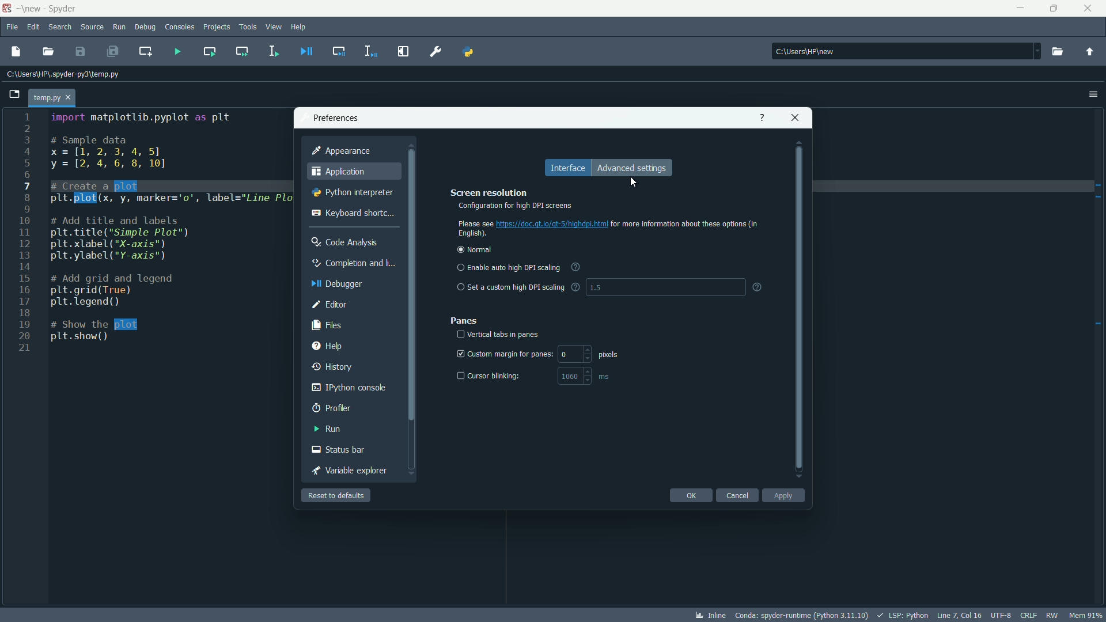  I want to click on enable auto high DPI scaling, so click(509, 267).